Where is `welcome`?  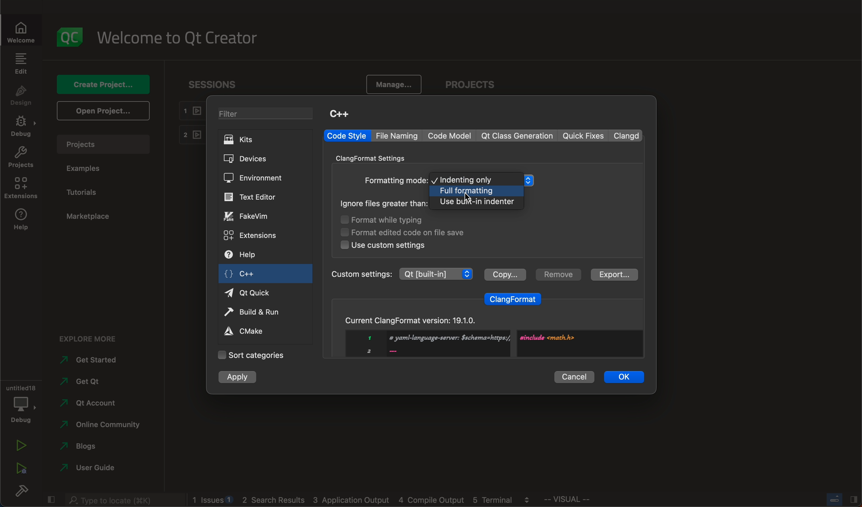
welcome is located at coordinates (25, 31).